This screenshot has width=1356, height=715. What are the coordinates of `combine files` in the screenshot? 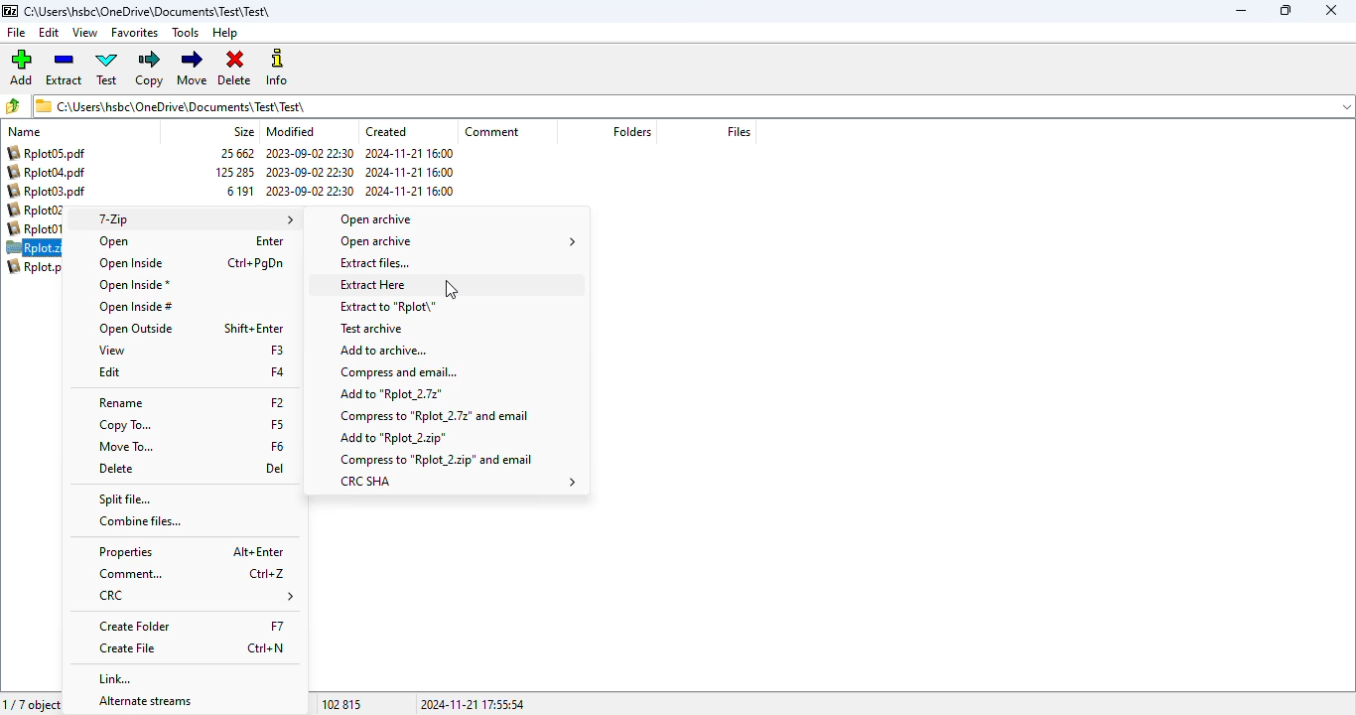 It's located at (139, 521).